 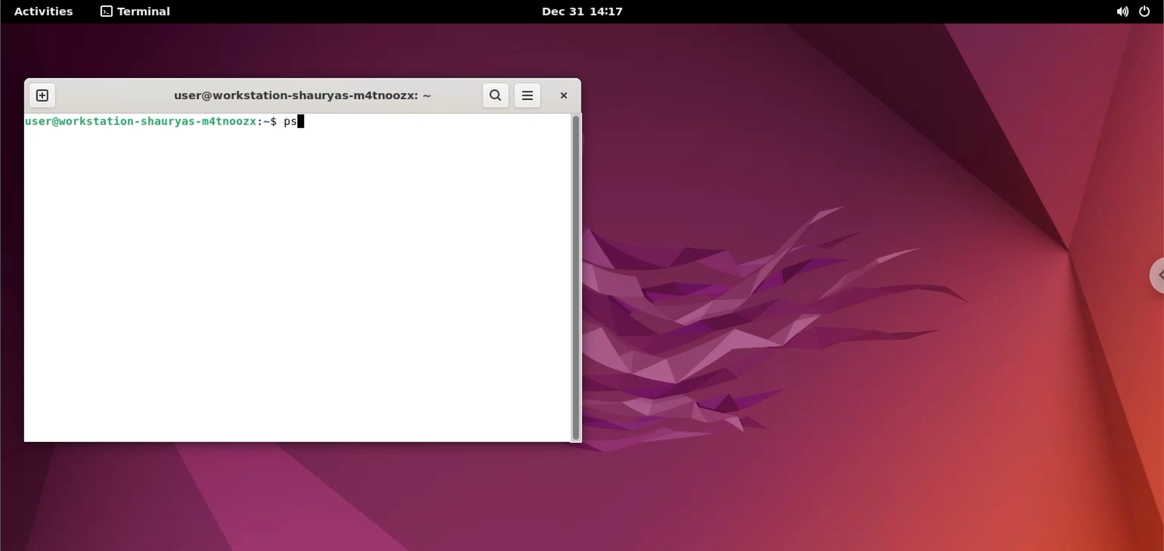 I want to click on power options, so click(x=1149, y=11).